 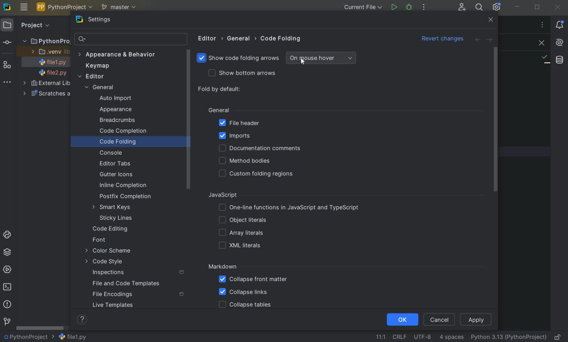 I want to click on SCROLLBAR, so click(x=40, y=329).